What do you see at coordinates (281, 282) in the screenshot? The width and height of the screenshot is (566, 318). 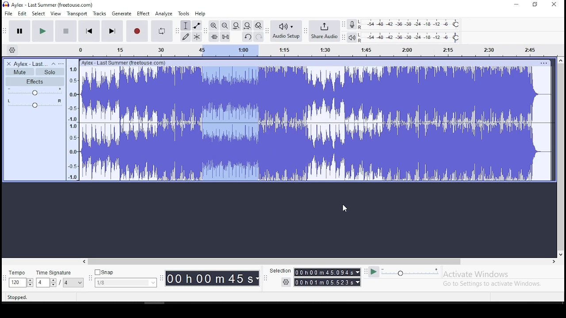 I see `settings` at bounding box center [281, 282].